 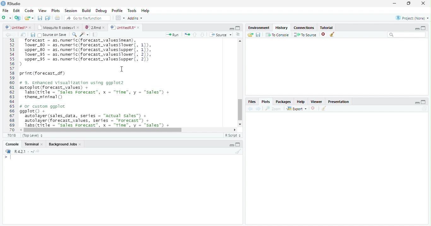 What do you see at coordinates (32, 35) in the screenshot?
I see `Save` at bounding box center [32, 35].